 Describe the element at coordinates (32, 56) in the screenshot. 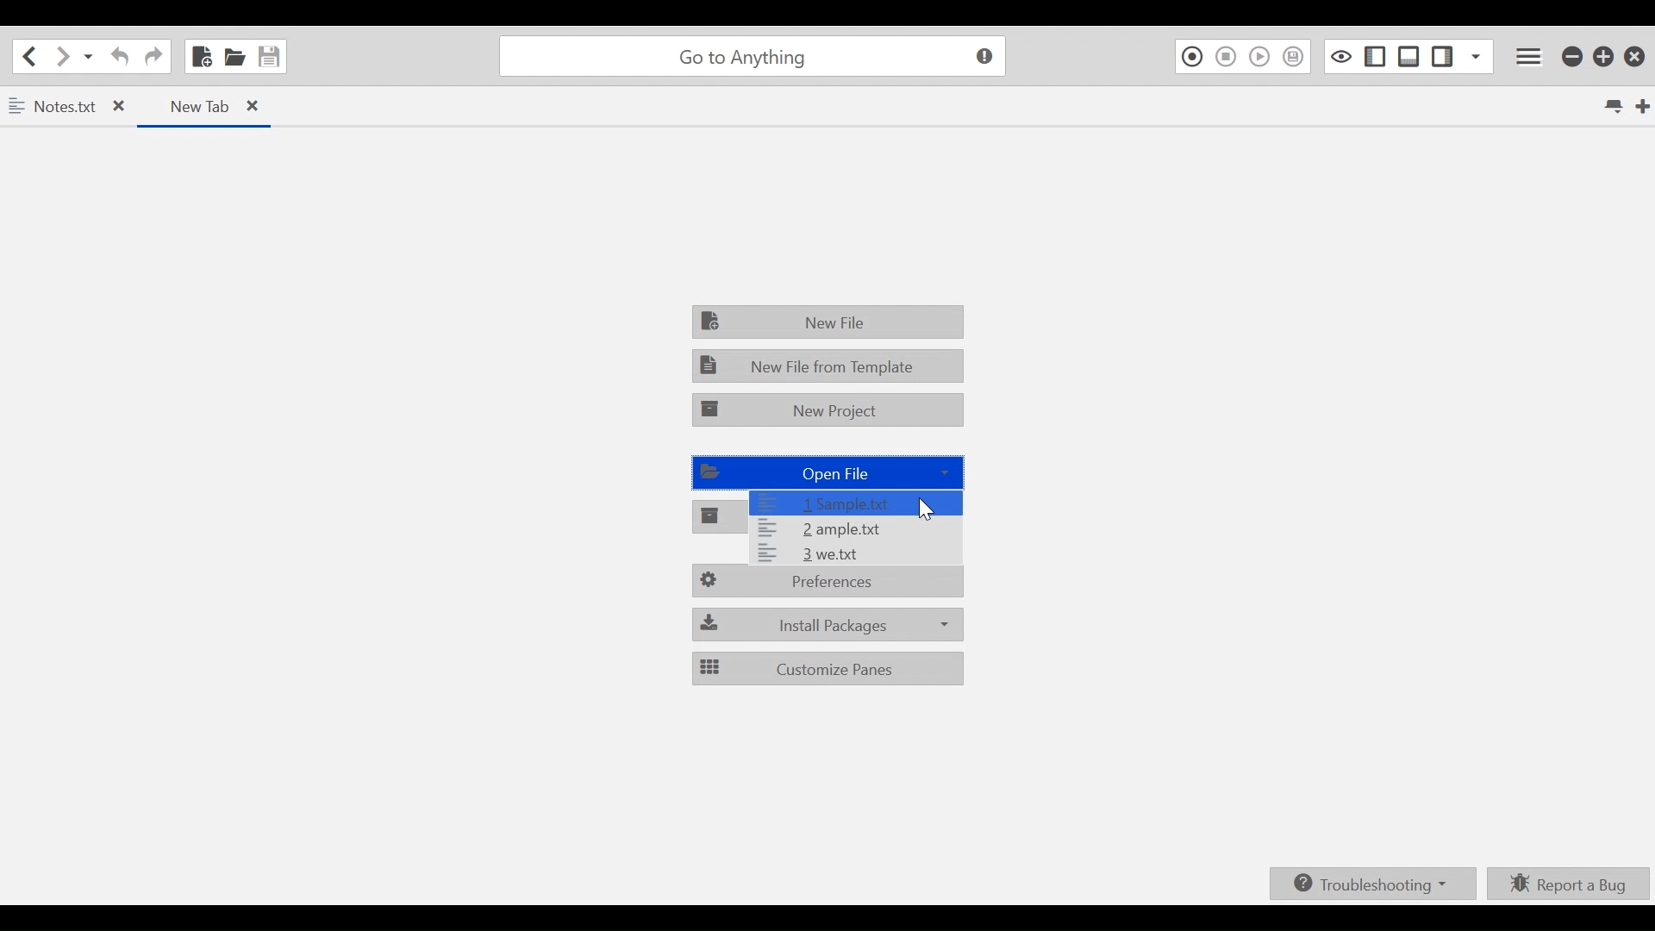

I see `Go back one location` at that location.